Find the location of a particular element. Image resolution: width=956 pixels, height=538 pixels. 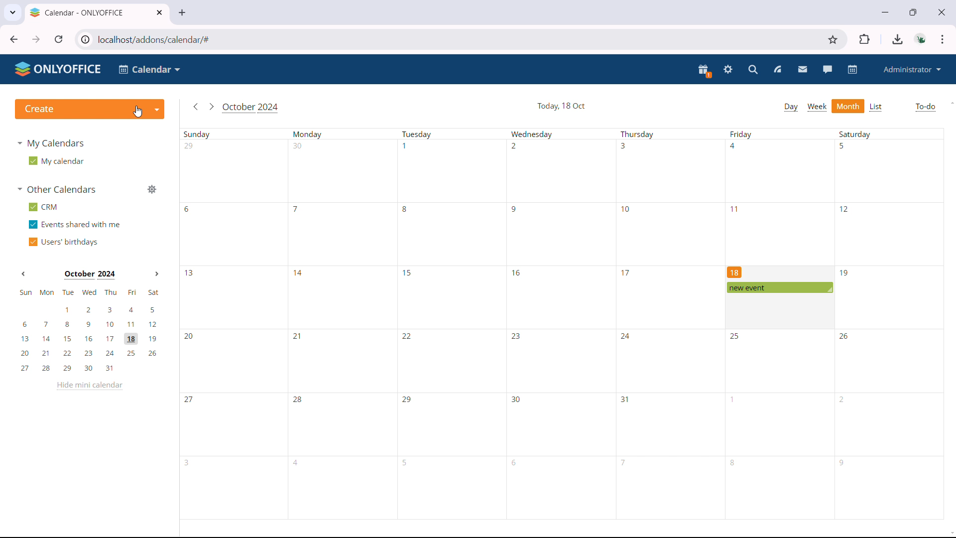

Tuesday is located at coordinates (418, 134).